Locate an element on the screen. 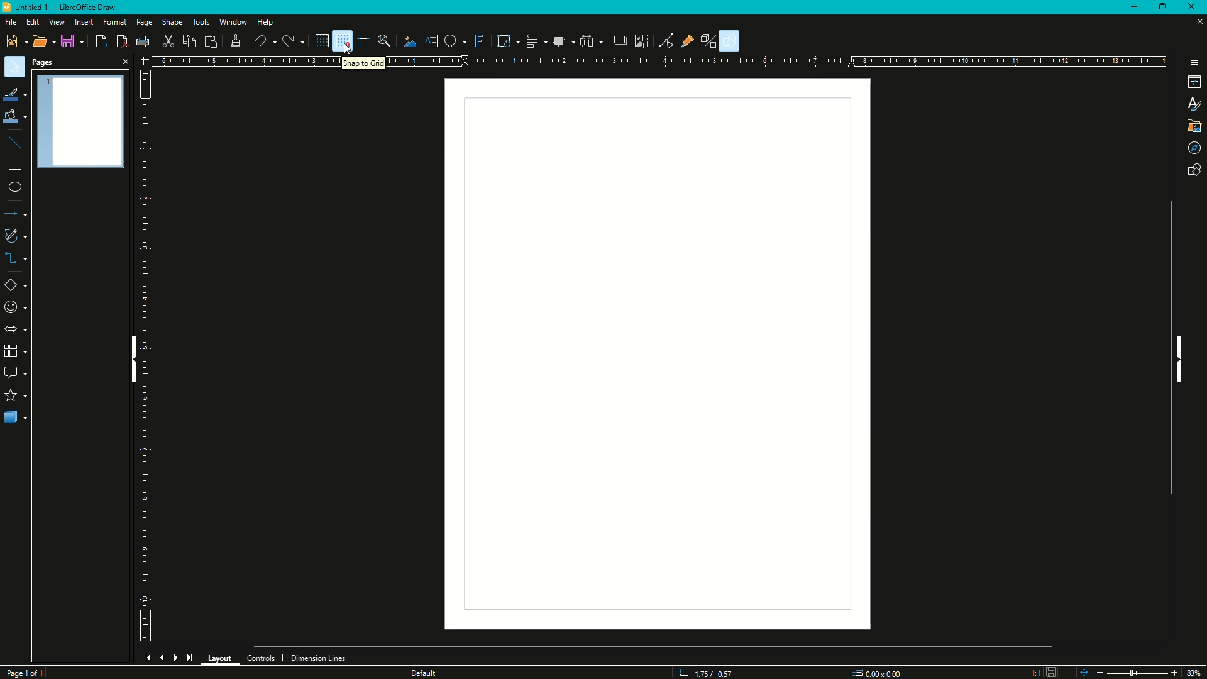  Fill Color is located at coordinates (19, 118).